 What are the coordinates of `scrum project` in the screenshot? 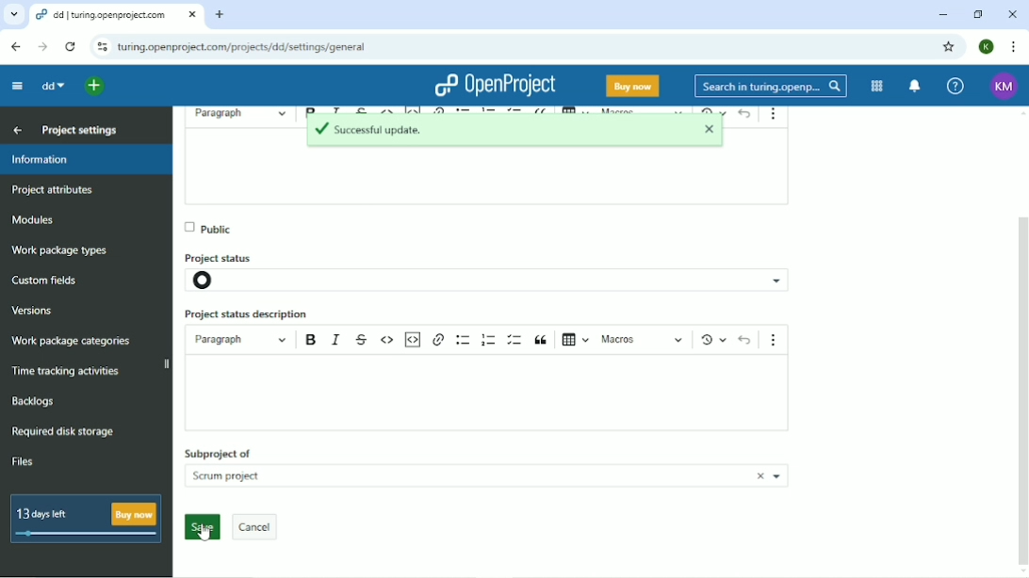 It's located at (436, 477).